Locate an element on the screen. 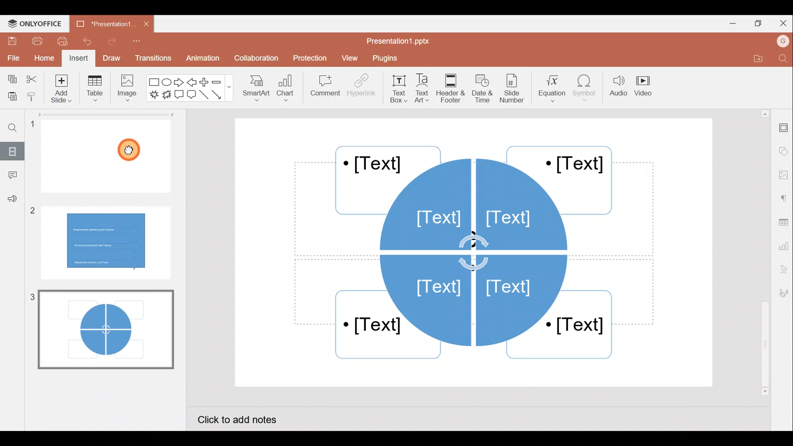 The height and width of the screenshot is (446, 793). Home is located at coordinates (44, 59).